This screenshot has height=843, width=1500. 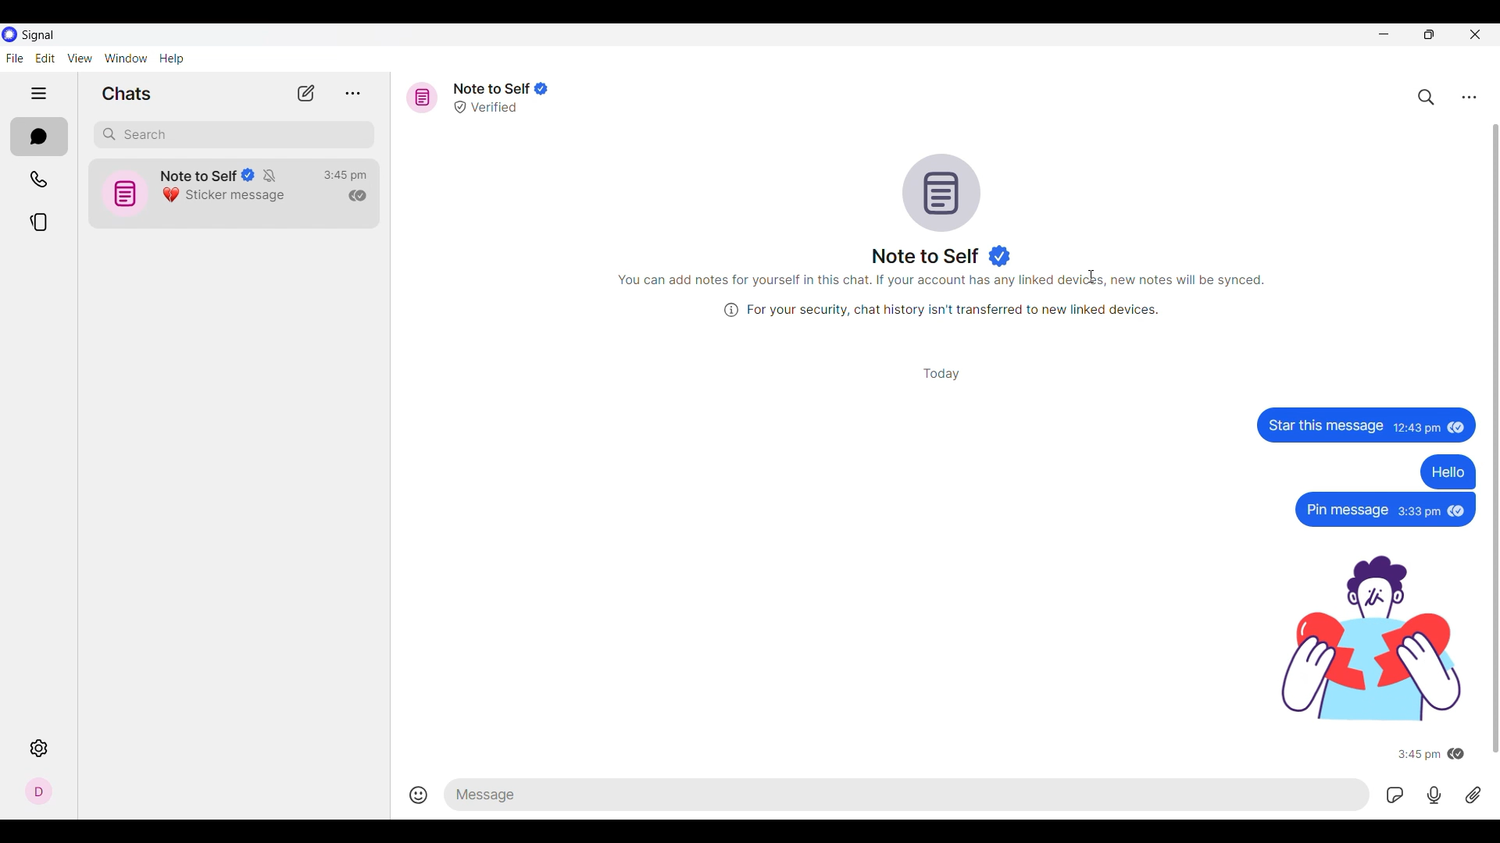 I want to click on seen, so click(x=1456, y=427).